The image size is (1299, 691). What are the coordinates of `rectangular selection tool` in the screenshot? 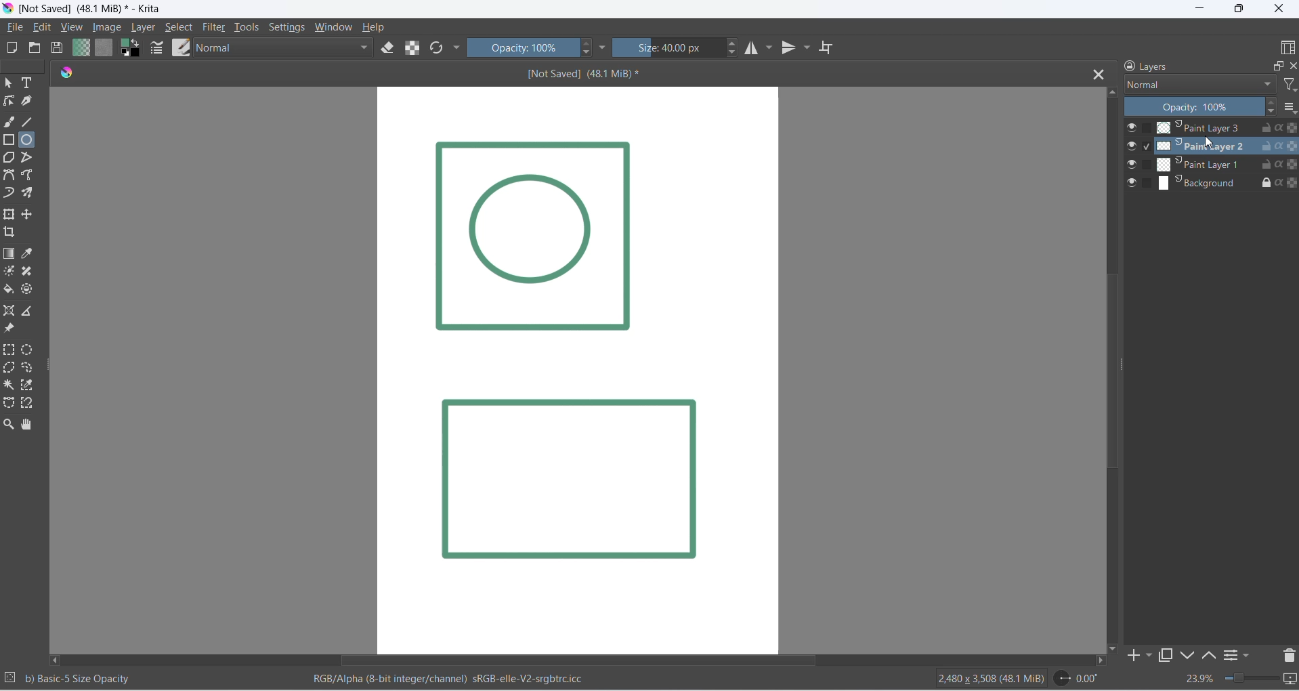 It's located at (9, 350).